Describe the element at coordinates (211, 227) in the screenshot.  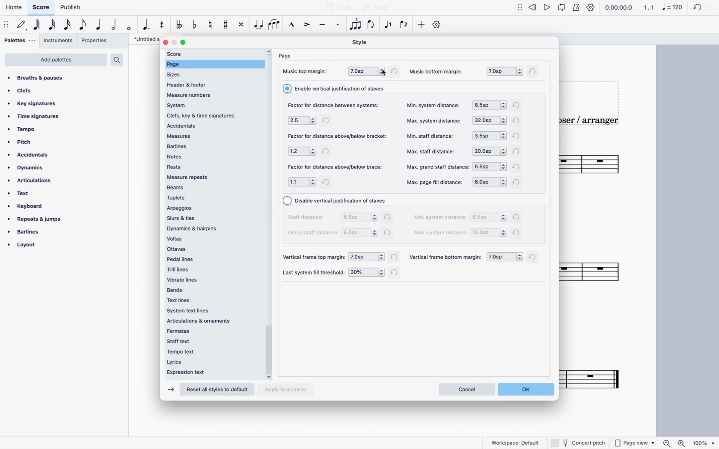
I see `dynamics & hairpins` at that location.